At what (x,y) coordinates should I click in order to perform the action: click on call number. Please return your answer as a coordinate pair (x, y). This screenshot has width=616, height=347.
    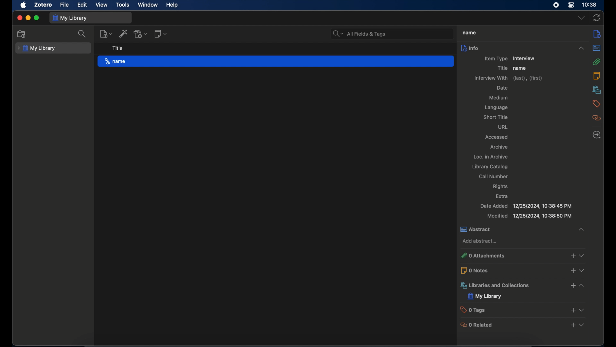
    Looking at the image, I should click on (495, 176).